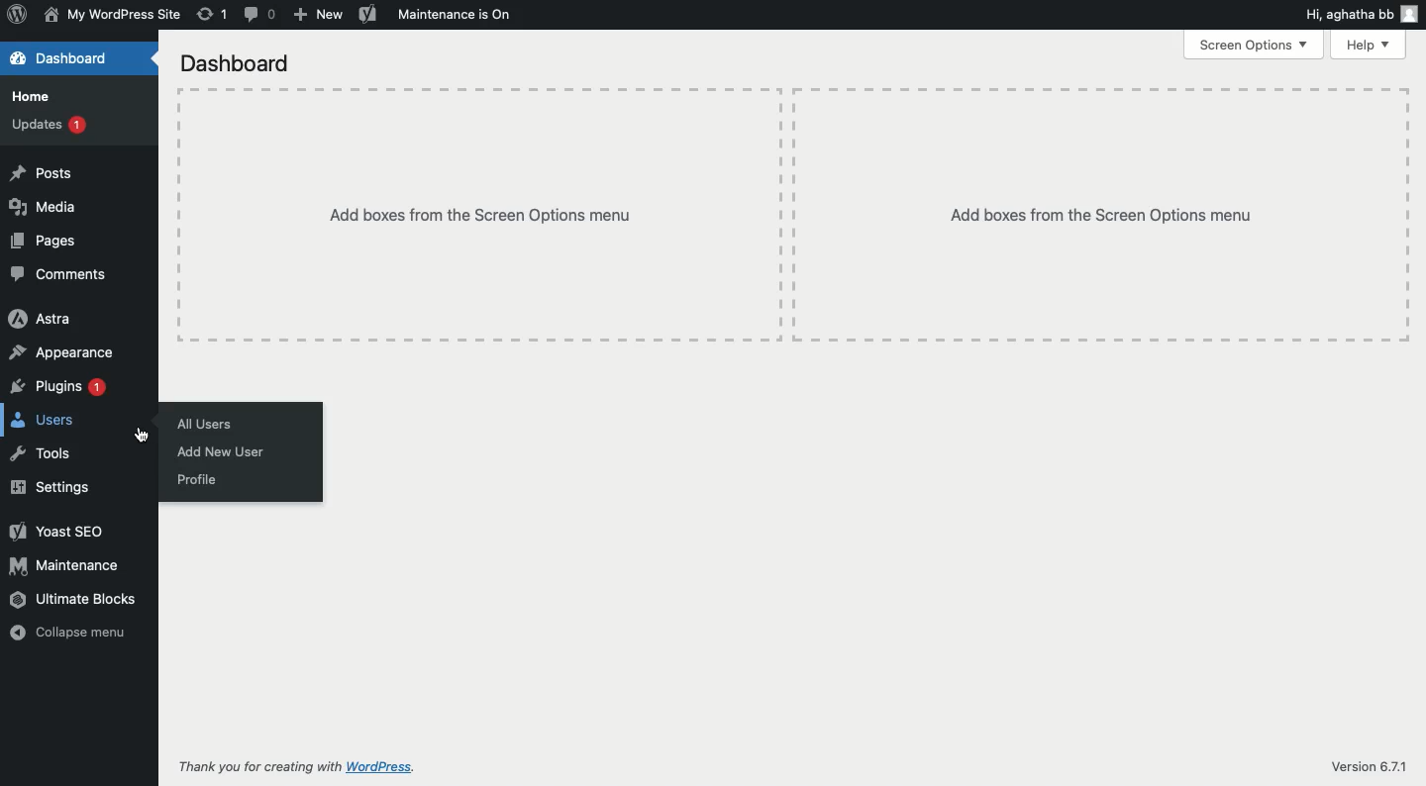 The image size is (1426, 786). Describe the element at coordinates (67, 634) in the screenshot. I see `Collapse menu` at that location.